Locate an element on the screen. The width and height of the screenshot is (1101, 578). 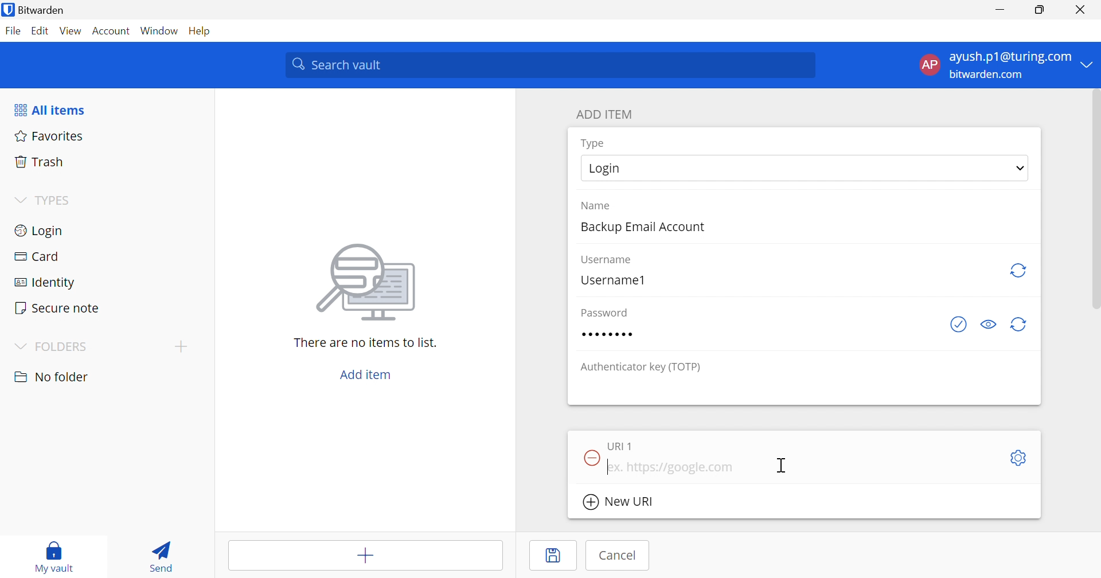
Cursor is located at coordinates (784, 466).